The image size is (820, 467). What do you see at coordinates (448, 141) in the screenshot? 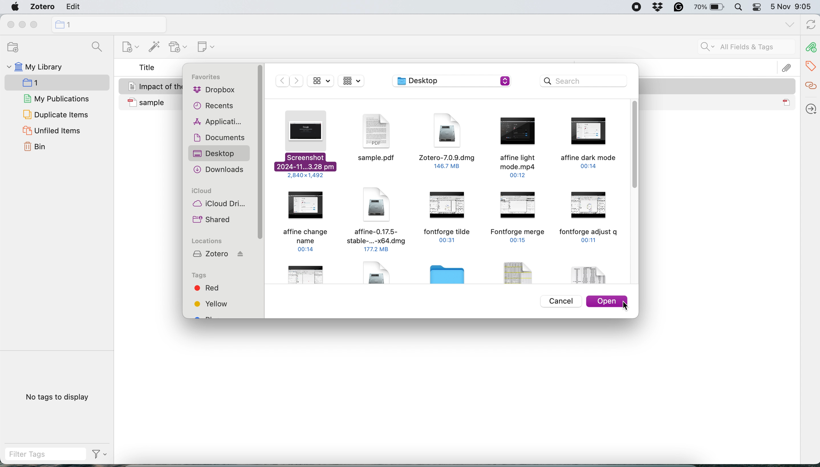
I see `Zotero-7.0.9.dmg` at bounding box center [448, 141].